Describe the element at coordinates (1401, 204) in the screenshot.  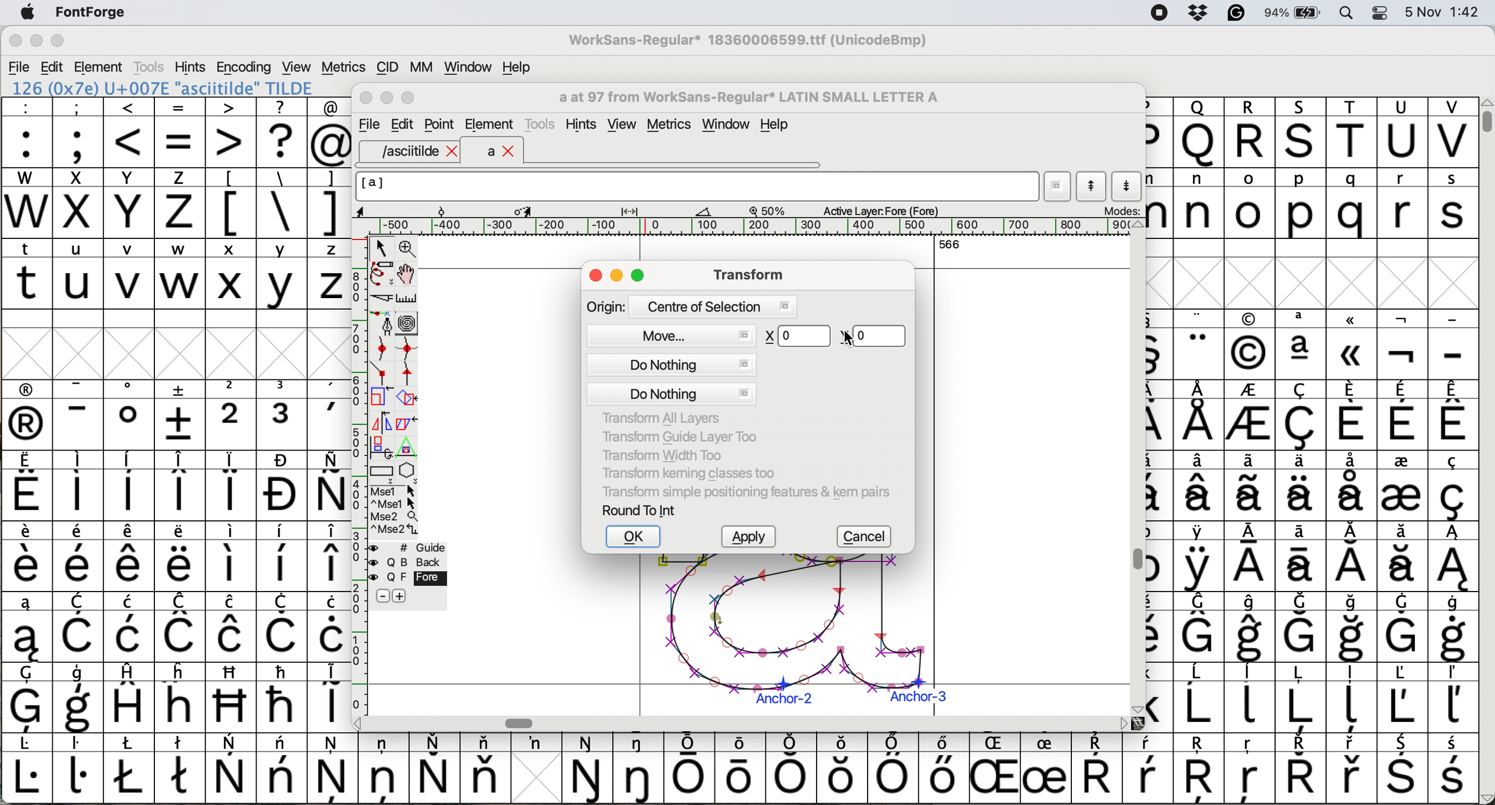
I see `r` at that location.